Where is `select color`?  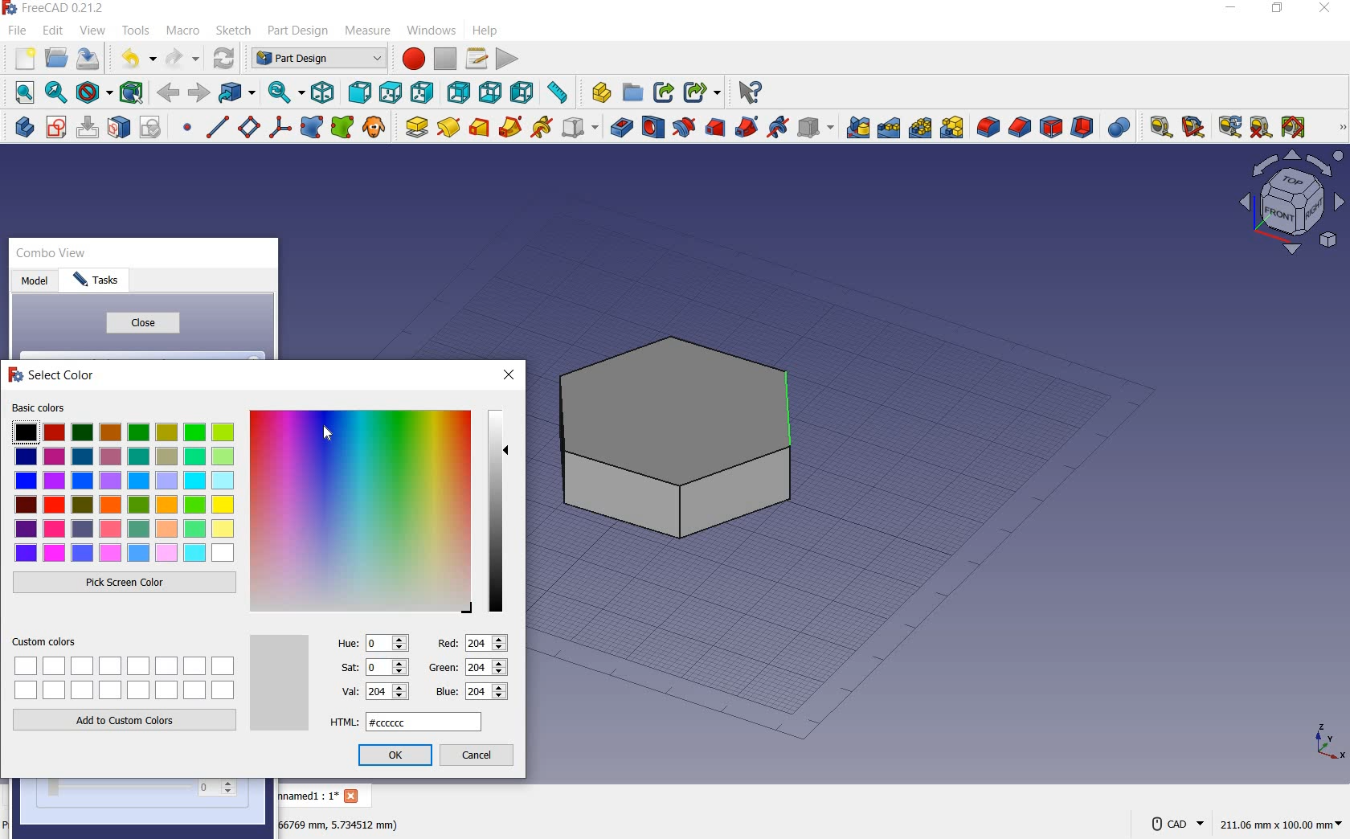 select color is located at coordinates (52, 378).